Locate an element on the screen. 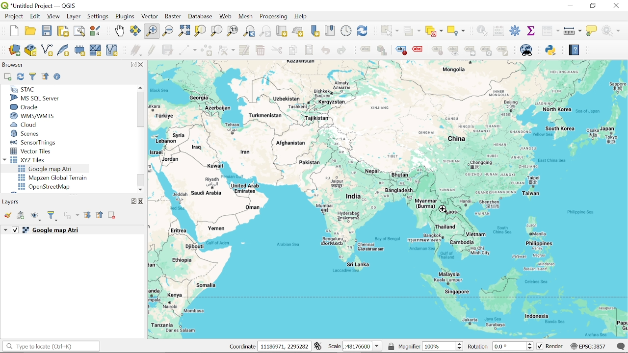 The height and width of the screenshot is (353, 628). Rotate a label is located at coordinates (486, 51).